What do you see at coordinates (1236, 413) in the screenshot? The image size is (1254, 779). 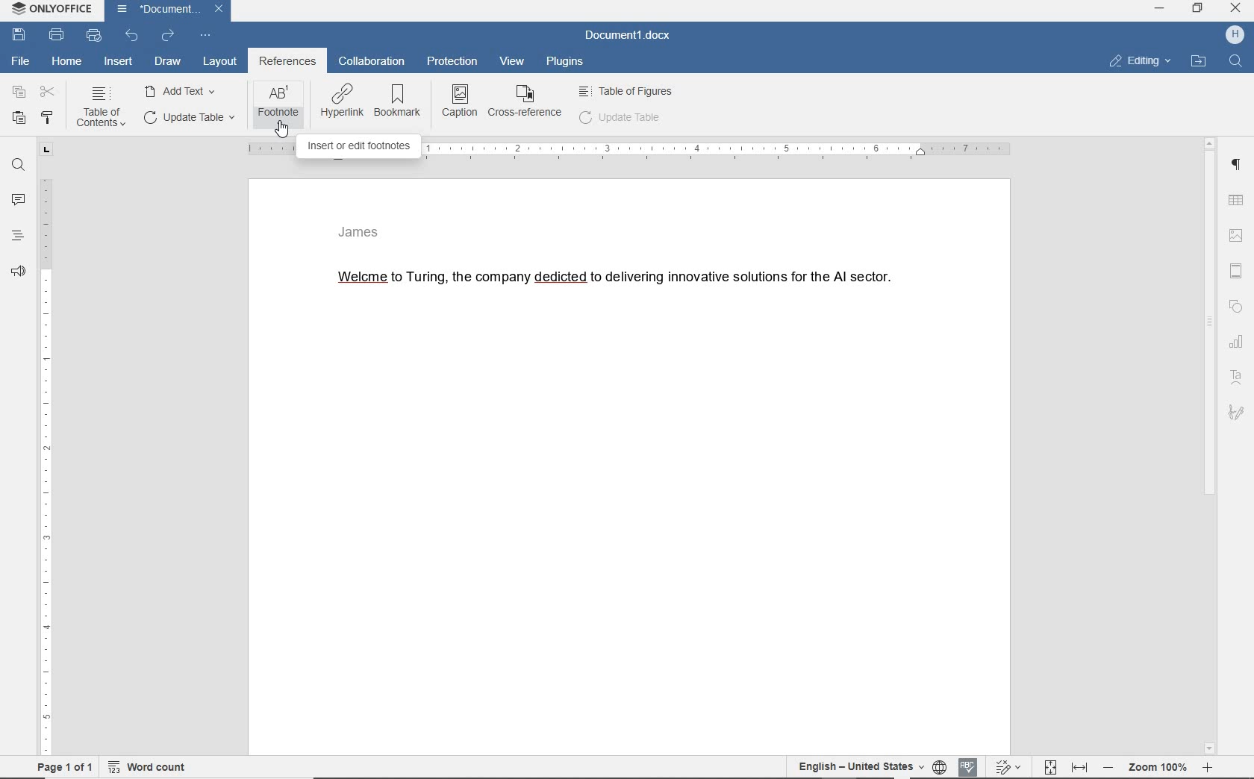 I see `SIGNATURE` at bounding box center [1236, 413].